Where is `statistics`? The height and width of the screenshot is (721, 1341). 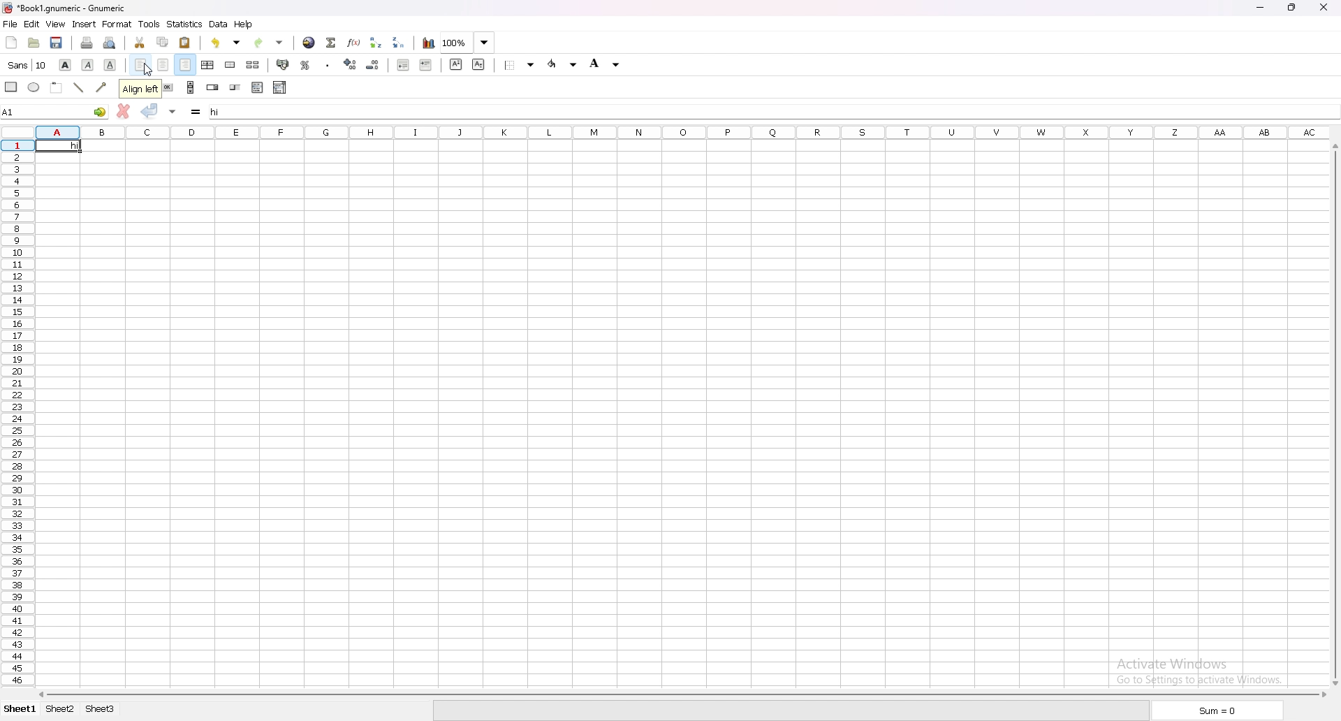
statistics is located at coordinates (184, 24).